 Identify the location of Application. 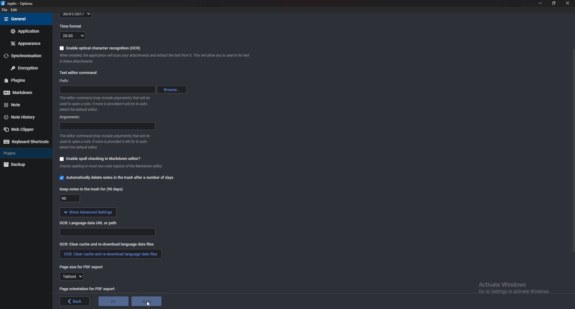
(25, 31).